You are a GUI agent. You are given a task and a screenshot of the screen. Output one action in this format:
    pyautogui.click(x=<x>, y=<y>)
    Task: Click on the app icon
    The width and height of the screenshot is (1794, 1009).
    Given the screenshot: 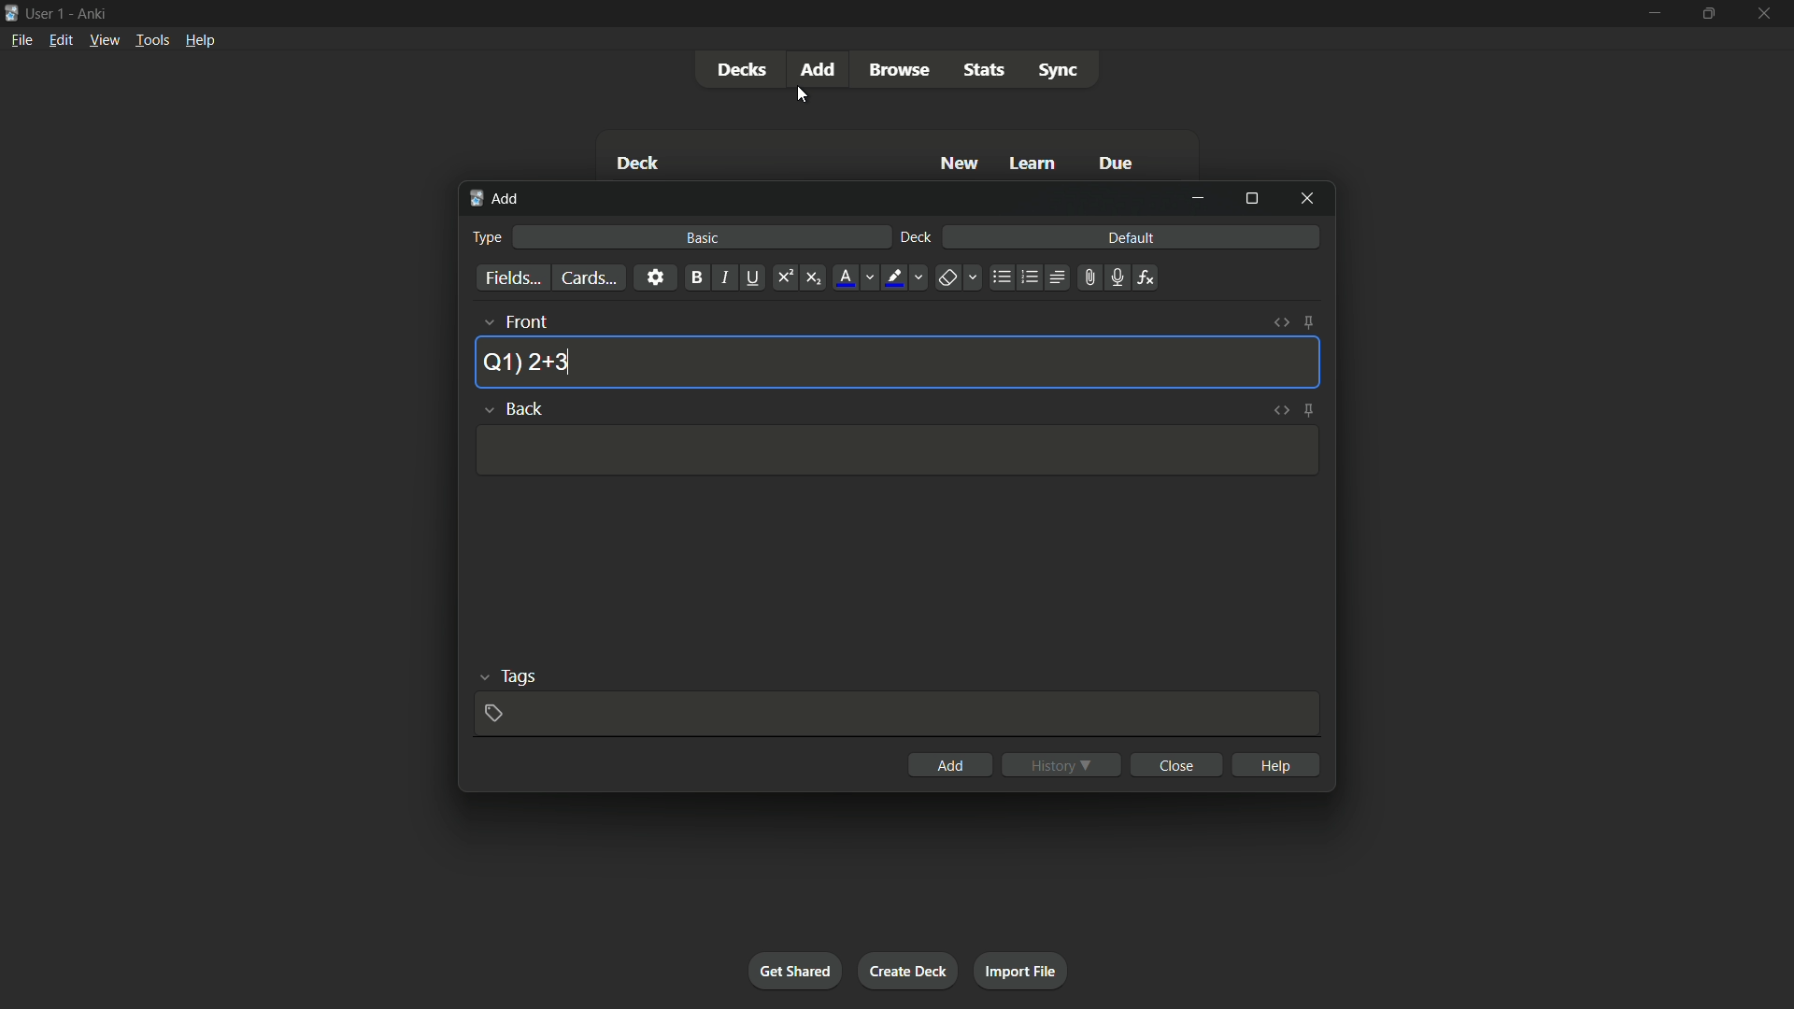 What is the action you would take?
    pyautogui.click(x=11, y=11)
    